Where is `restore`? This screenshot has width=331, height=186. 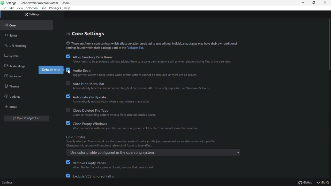 restore is located at coordinates (314, 4).